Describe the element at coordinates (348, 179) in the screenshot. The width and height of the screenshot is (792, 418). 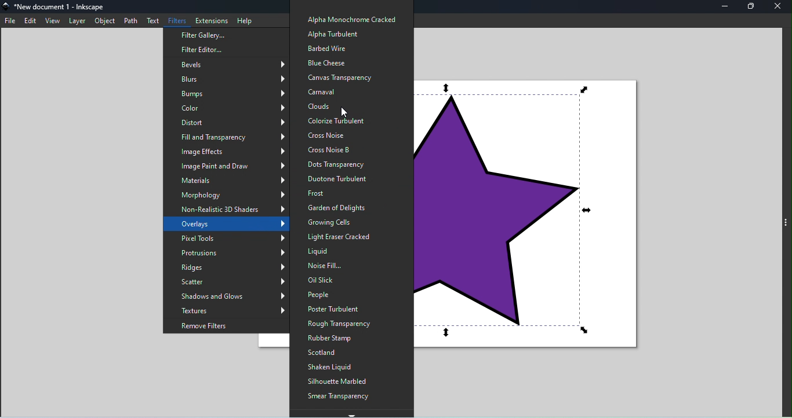
I see `Duotone turbulent` at that location.